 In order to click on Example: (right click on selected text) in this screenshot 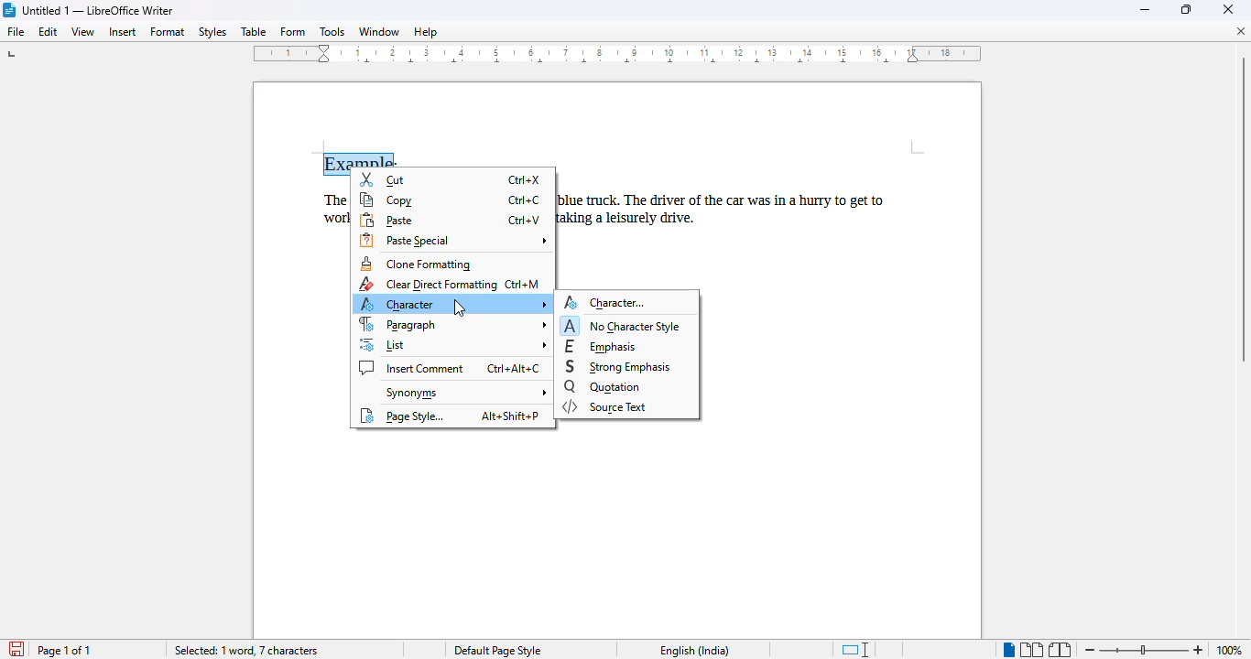, I will do `click(363, 161)`.